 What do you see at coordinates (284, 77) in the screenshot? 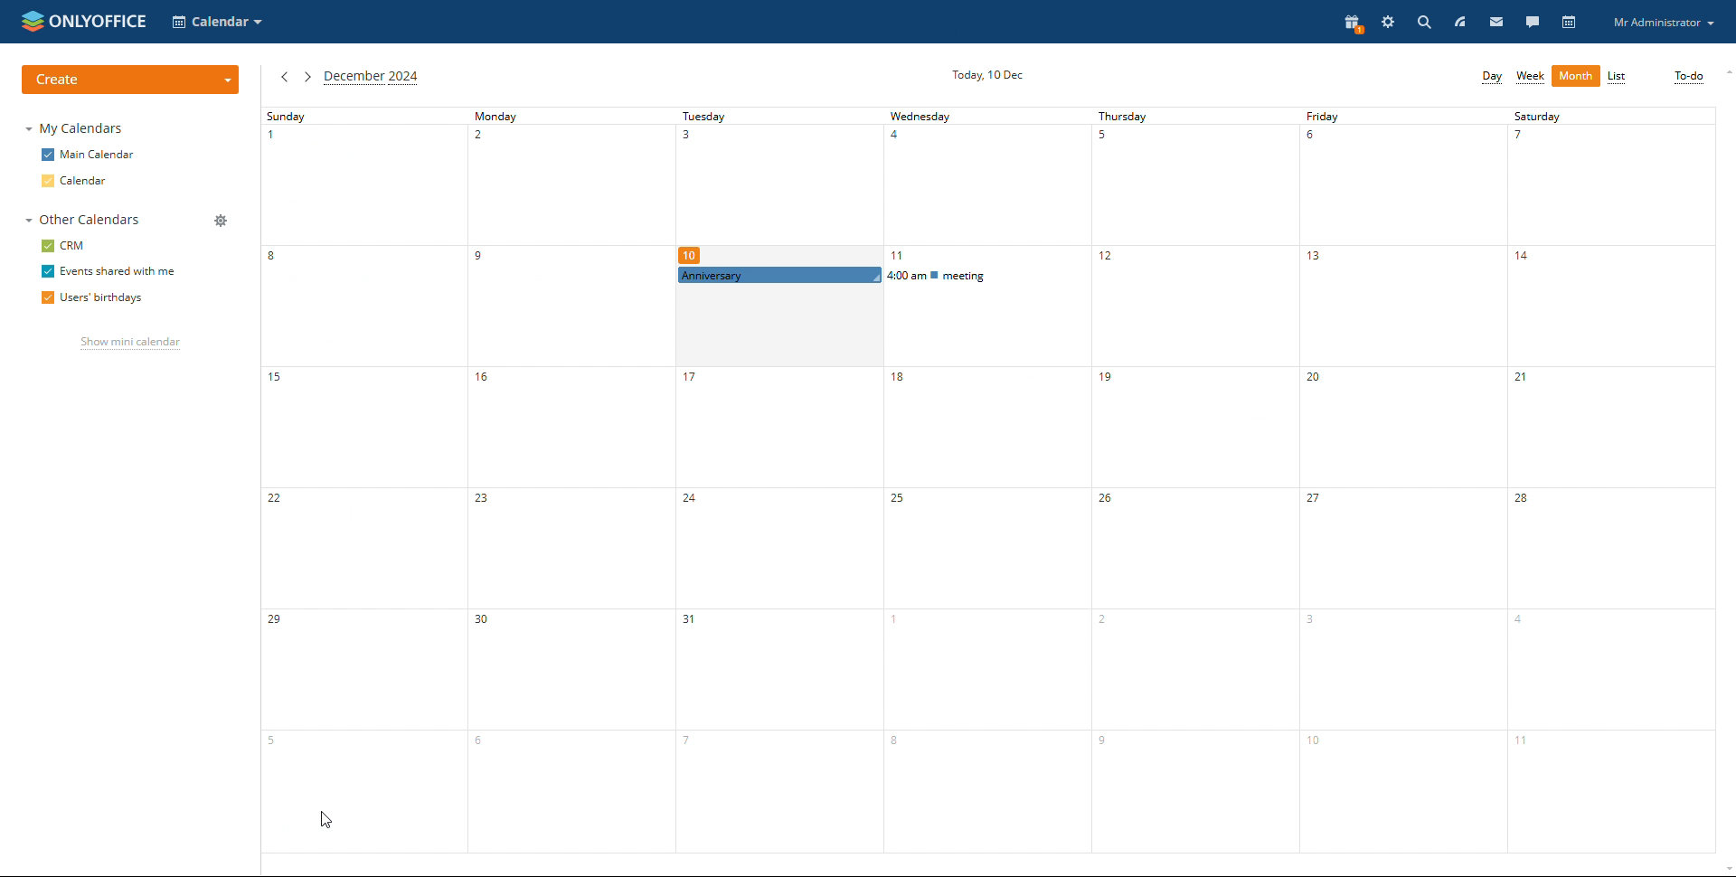
I see `previous month` at bounding box center [284, 77].